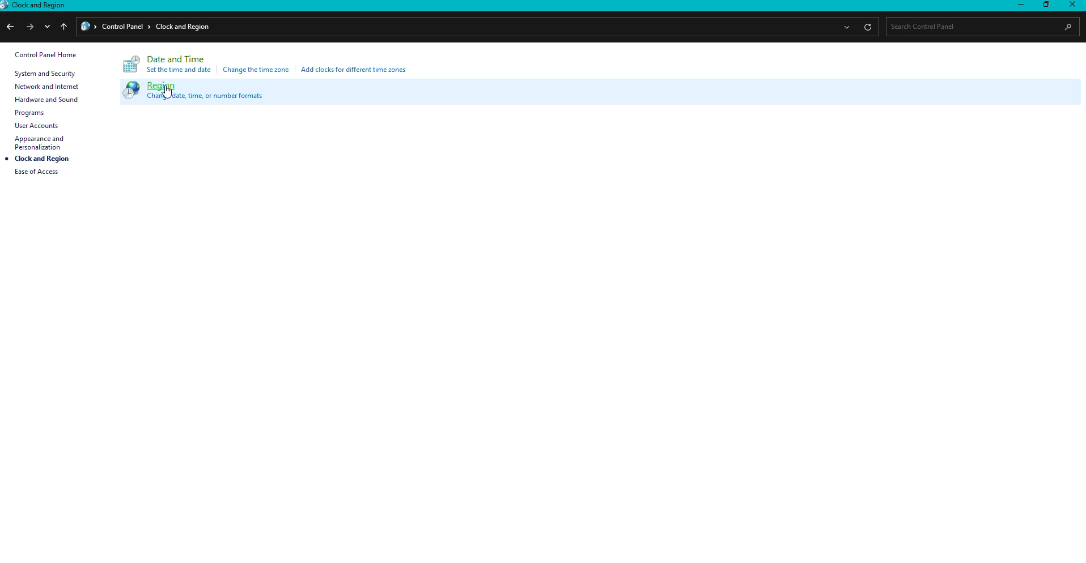  What do you see at coordinates (211, 97) in the screenshot?
I see `Change date, time` at bounding box center [211, 97].